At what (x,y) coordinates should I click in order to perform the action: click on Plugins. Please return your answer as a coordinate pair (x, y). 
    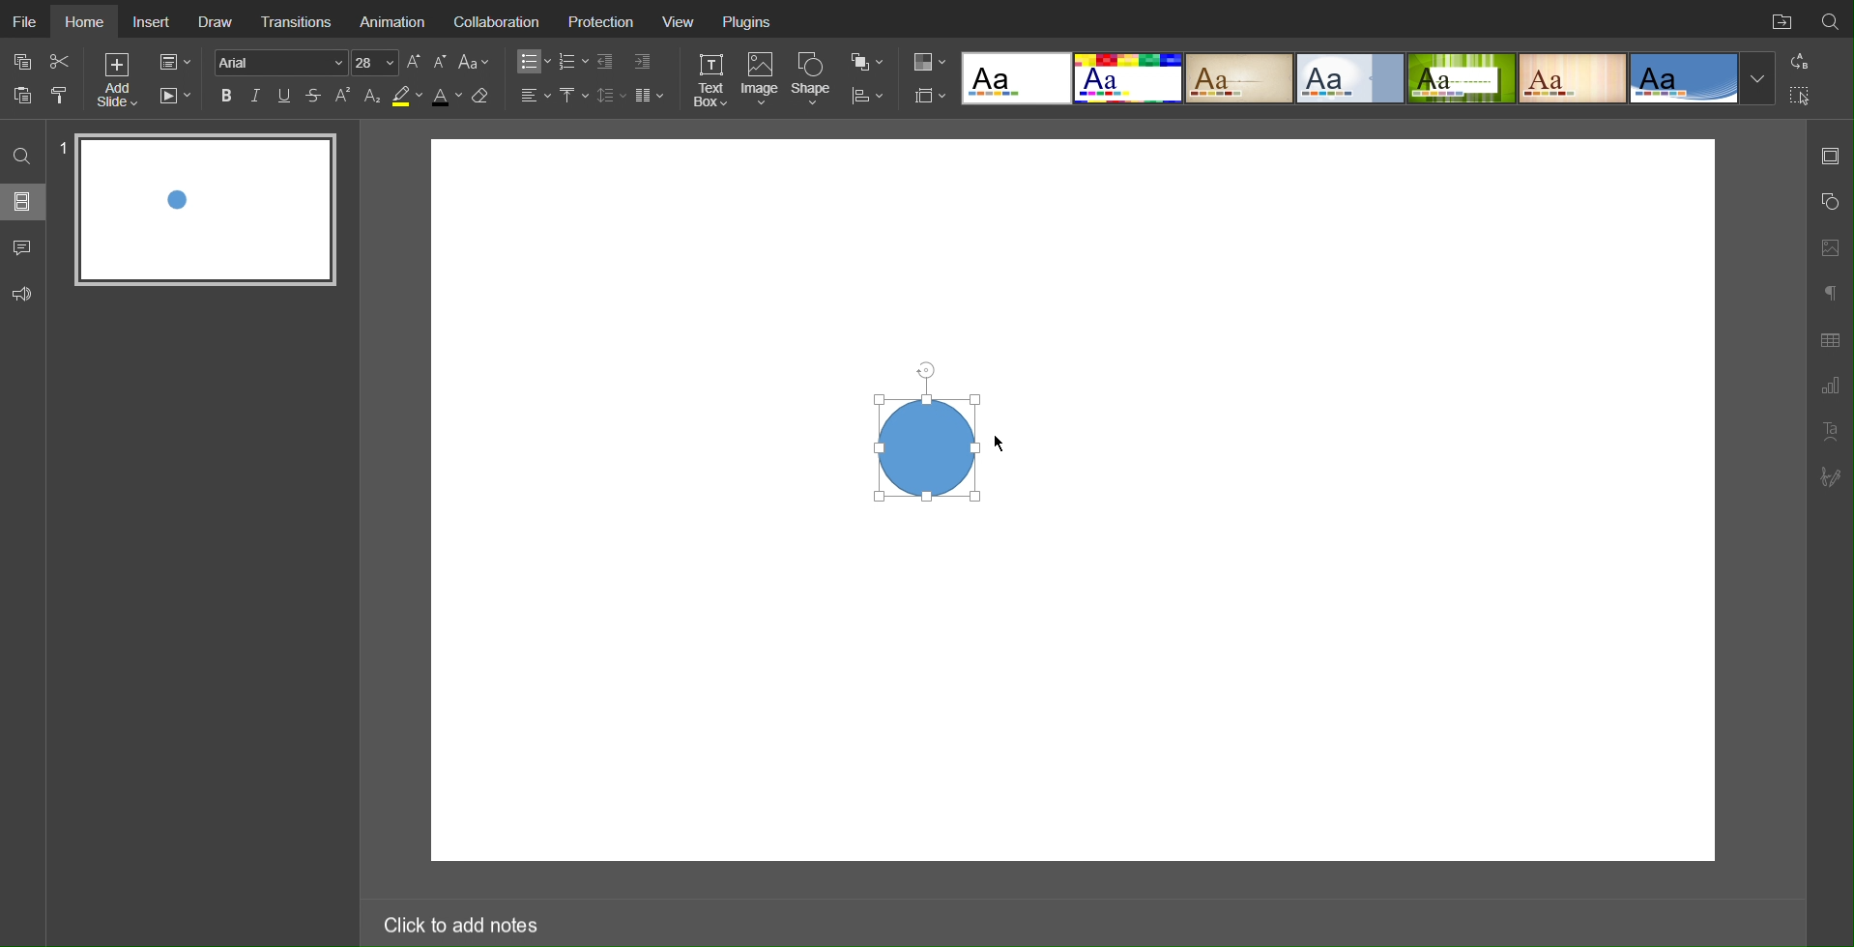
    Looking at the image, I should click on (750, 20).